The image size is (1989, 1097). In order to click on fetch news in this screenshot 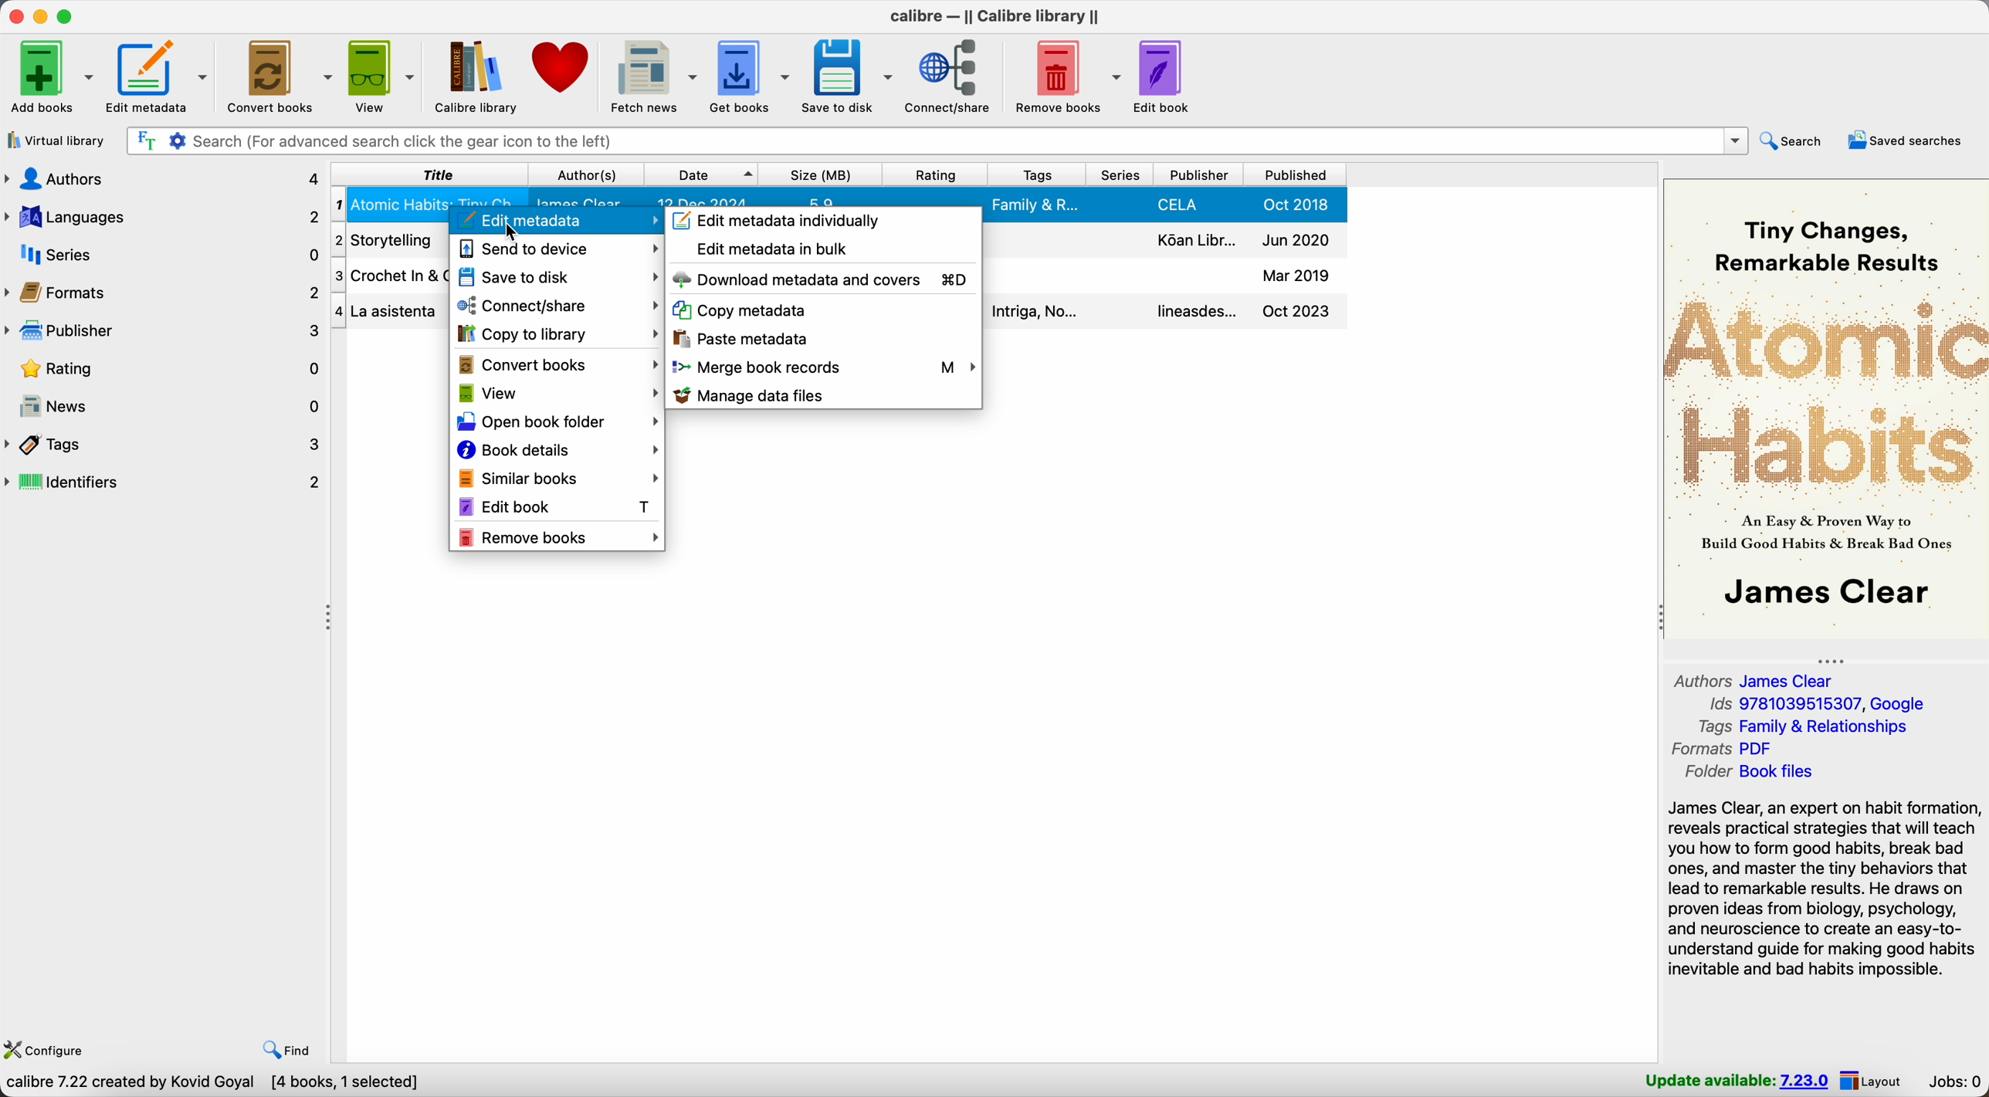, I will do `click(655, 75)`.